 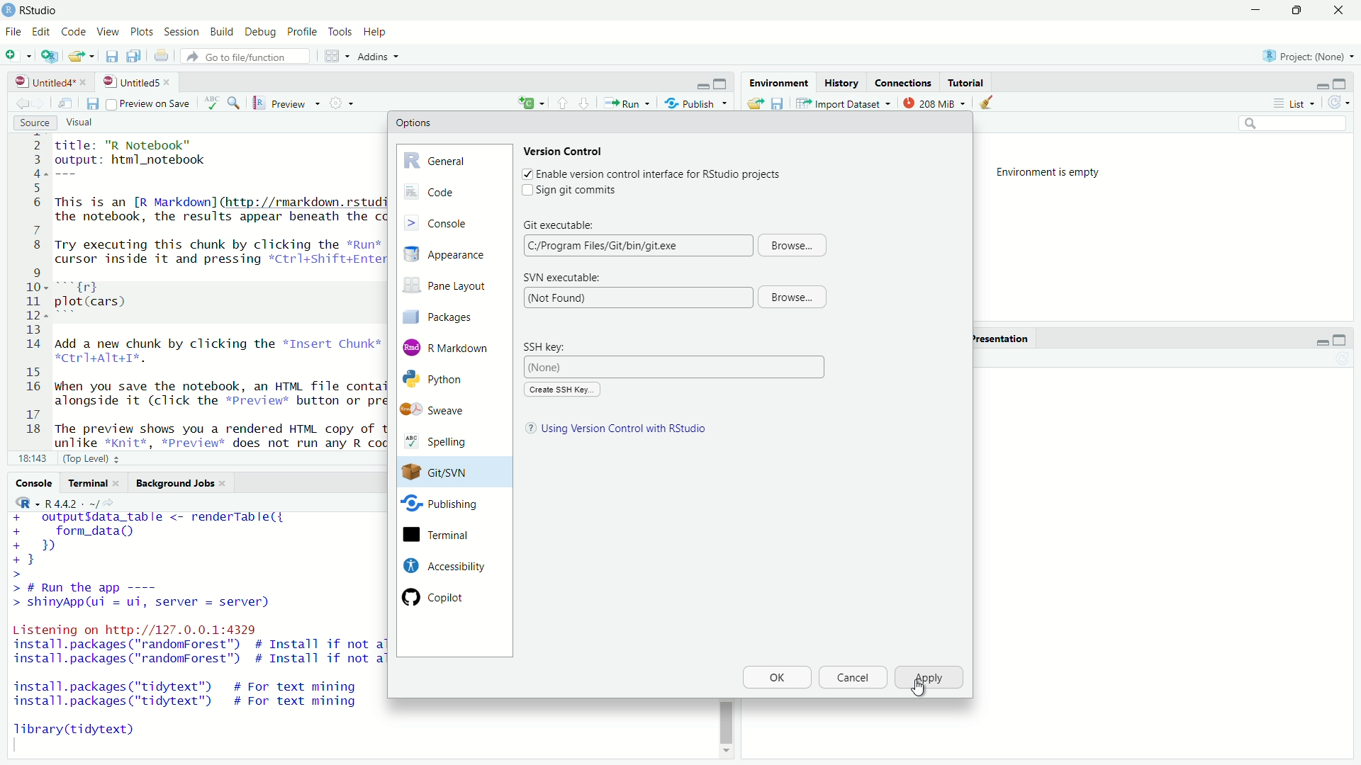 What do you see at coordinates (724, 754) in the screenshot?
I see `scrollbar down` at bounding box center [724, 754].